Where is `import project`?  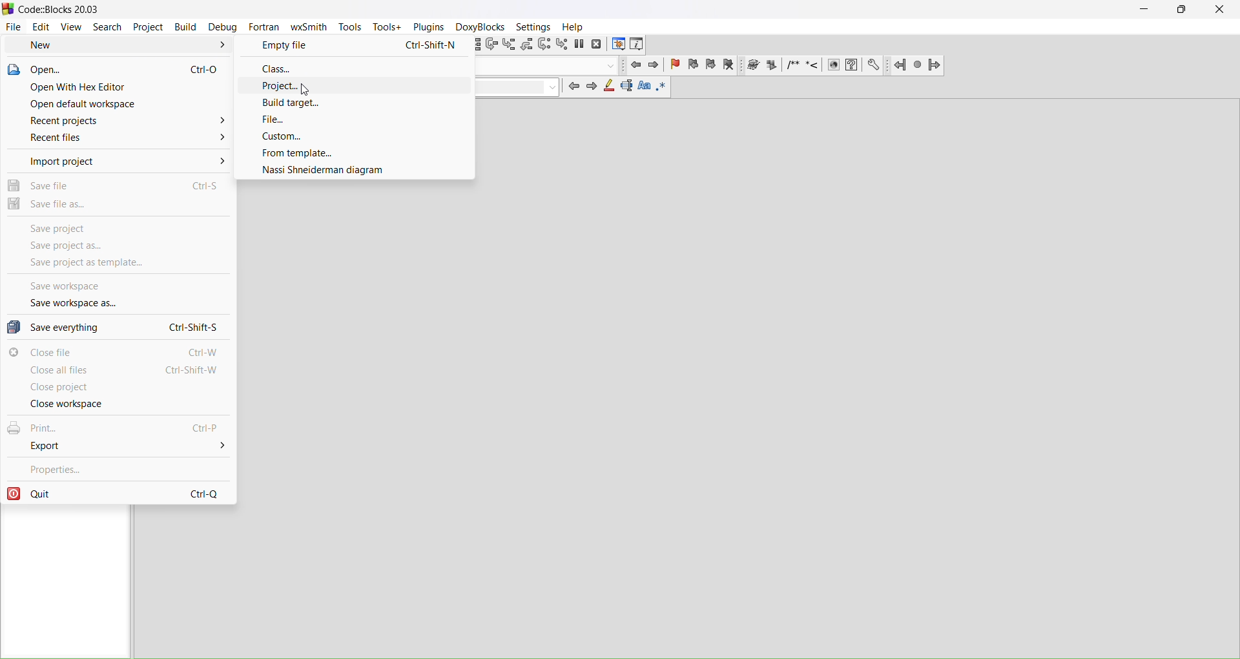 import project is located at coordinates (117, 160).